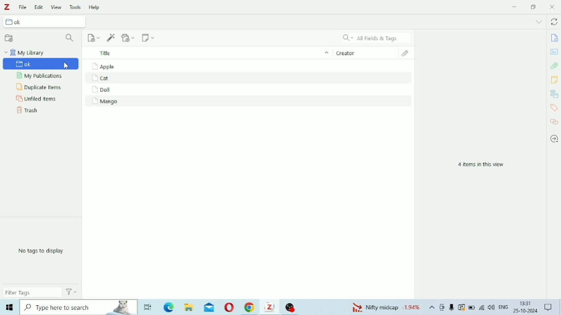  What do you see at coordinates (408, 53) in the screenshot?
I see `Attachments` at bounding box center [408, 53].